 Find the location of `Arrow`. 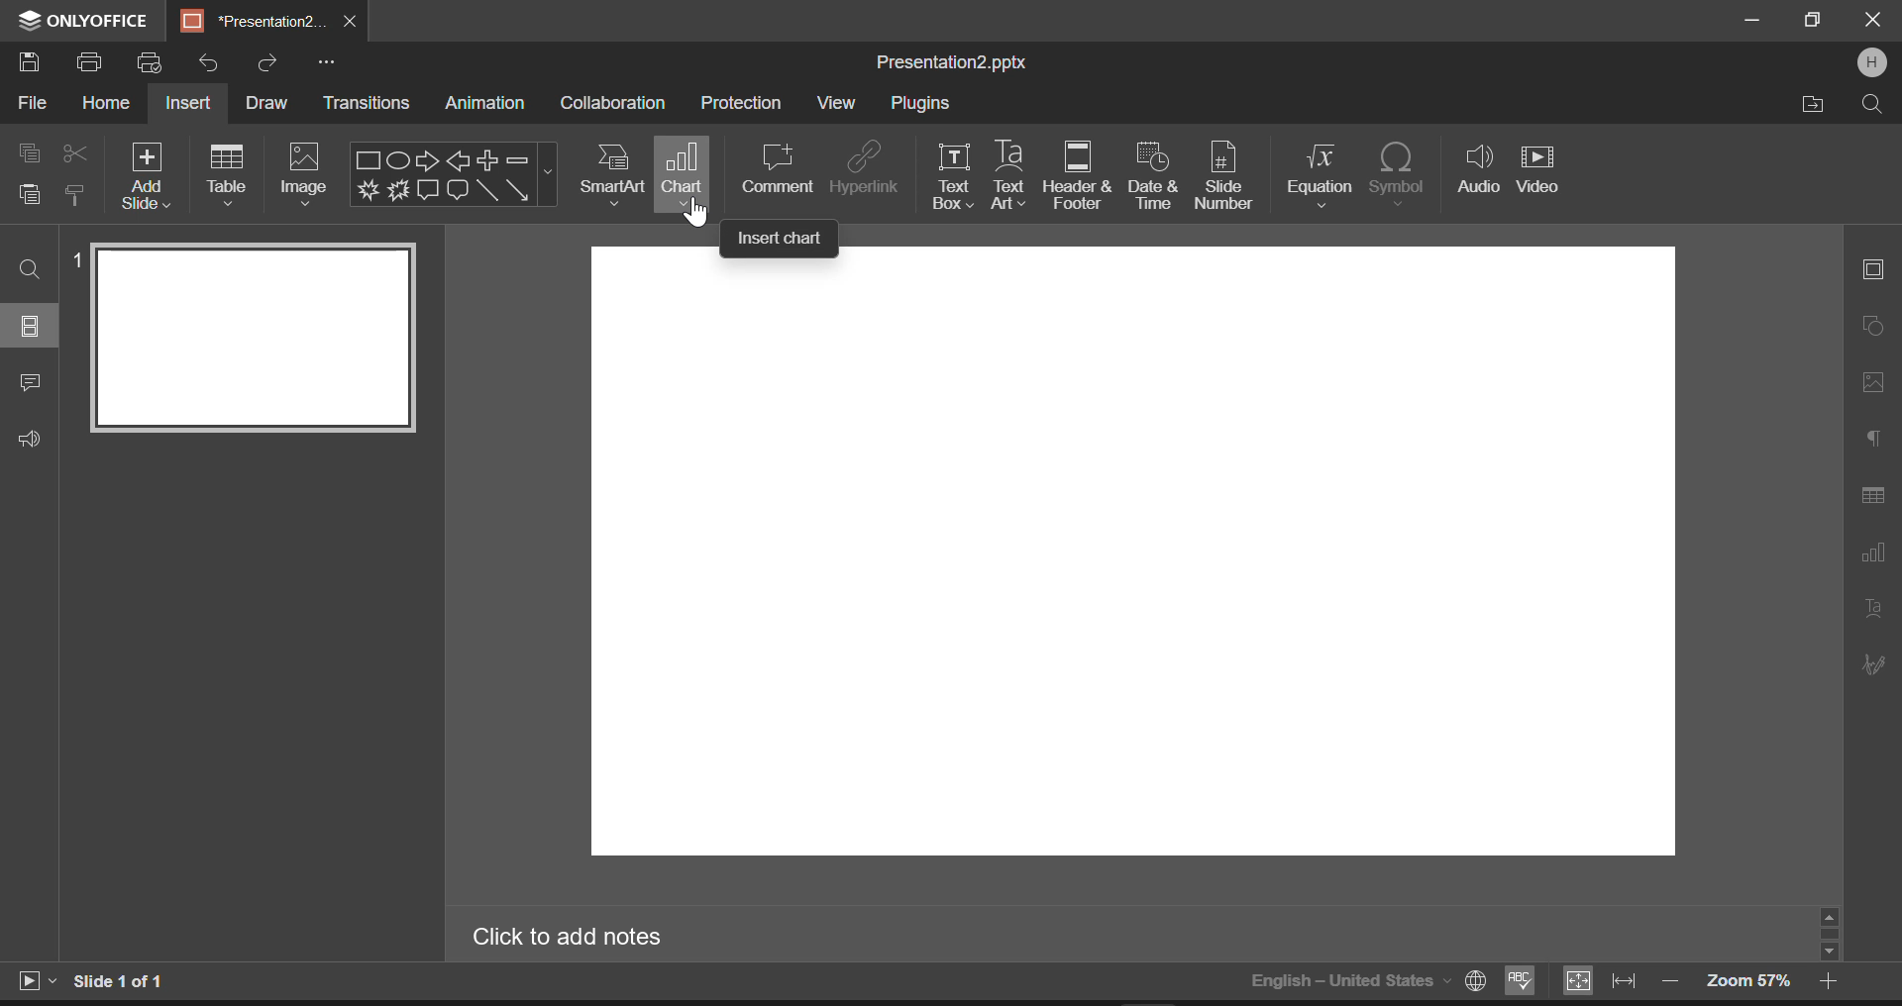

Arrow is located at coordinates (519, 189).